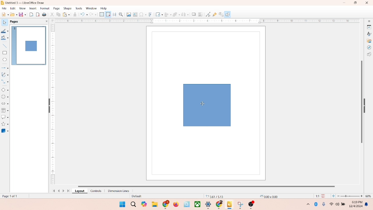 Image resolution: width=373 pixels, height=210 pixels. Describe the element at coordinates (45, 15) in the screenshot. I see `print` at that location.